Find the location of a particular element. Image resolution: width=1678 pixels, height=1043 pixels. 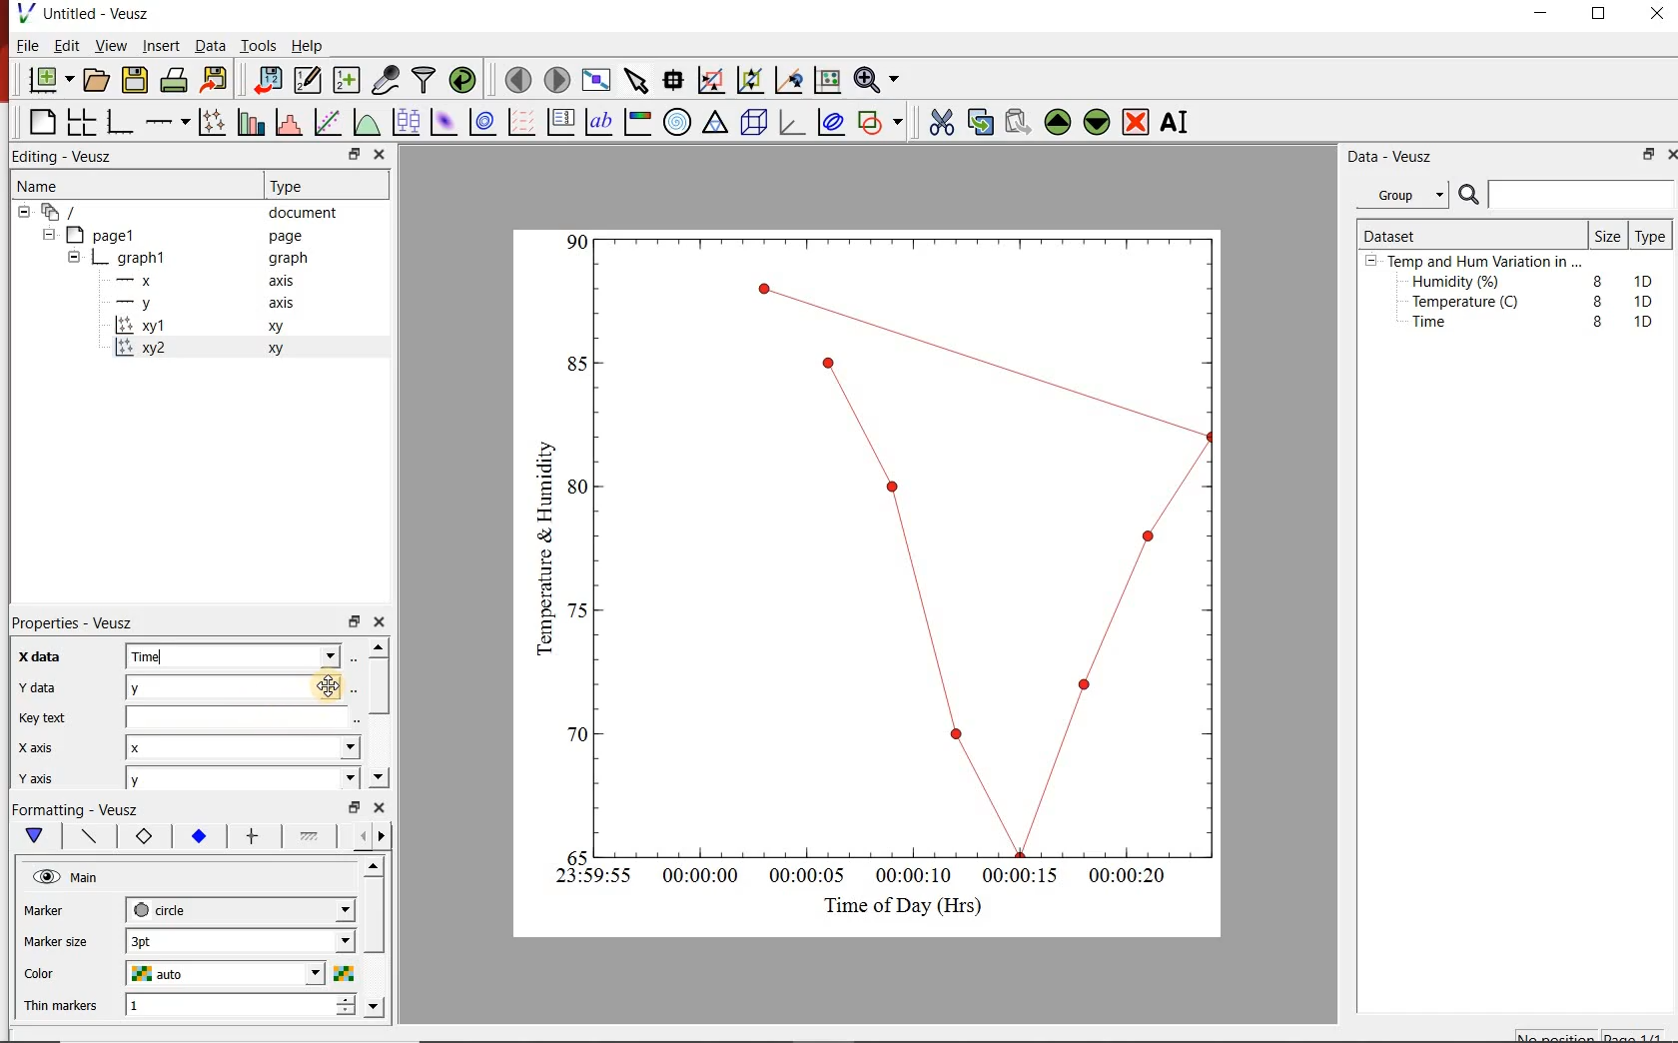

Temp and Hum Variation in ... is located at coordinates (1484, 262).